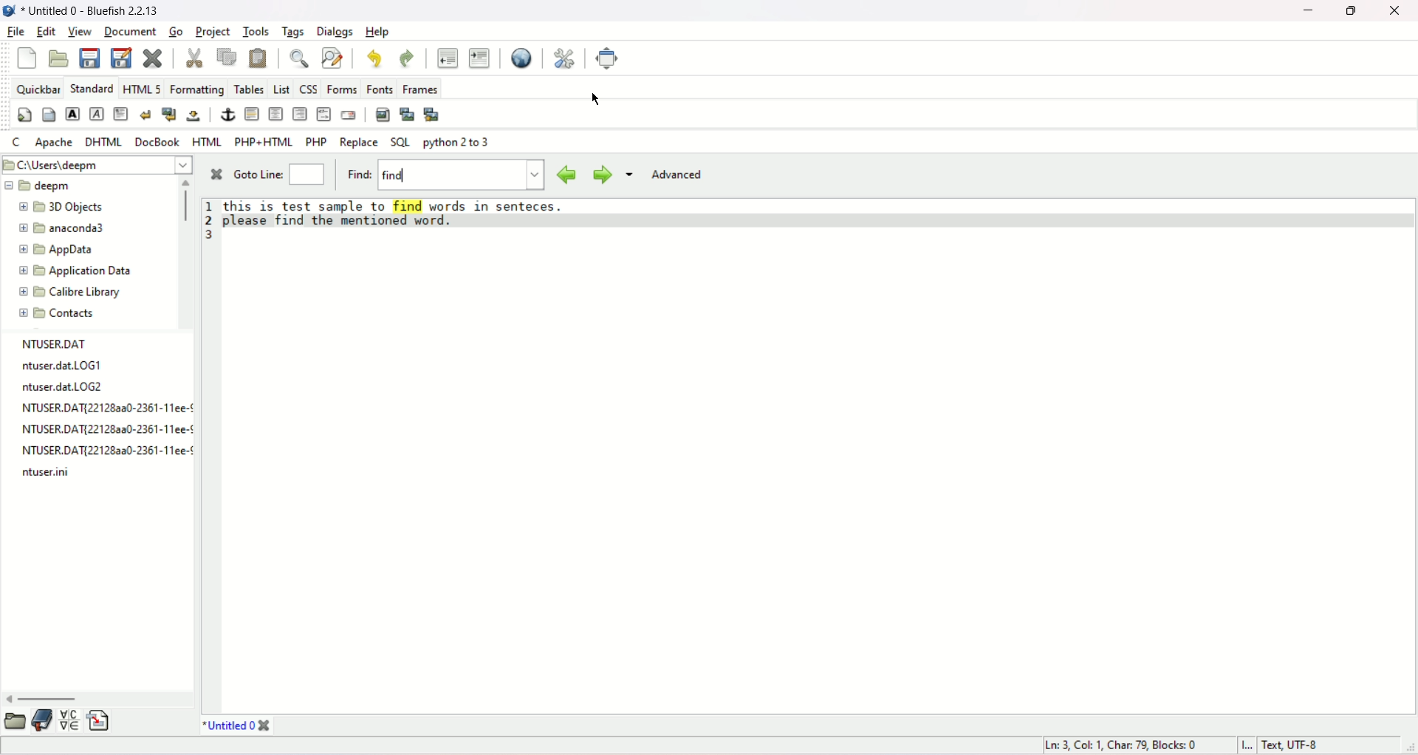 The width and height of the screenshot is (1418, 755). I want to click on SQL, so click(401, 140).